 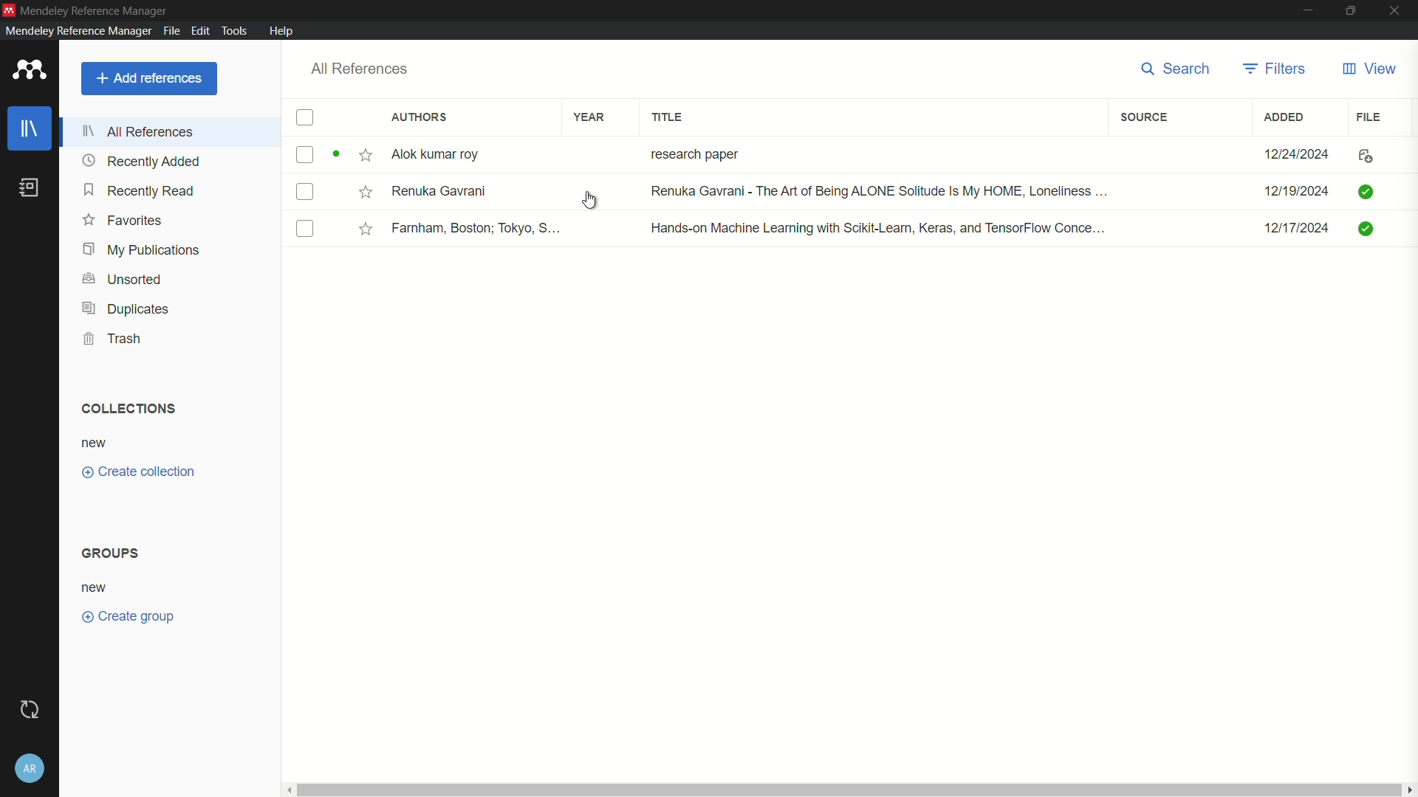 I want to click on create collection, so click(x=138, y=472).